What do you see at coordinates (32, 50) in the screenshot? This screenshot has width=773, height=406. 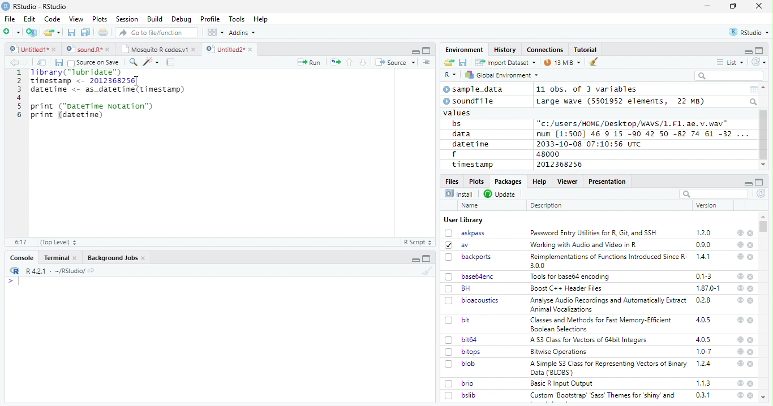 I see `Untitled1*` at bounding box center [32, 50].